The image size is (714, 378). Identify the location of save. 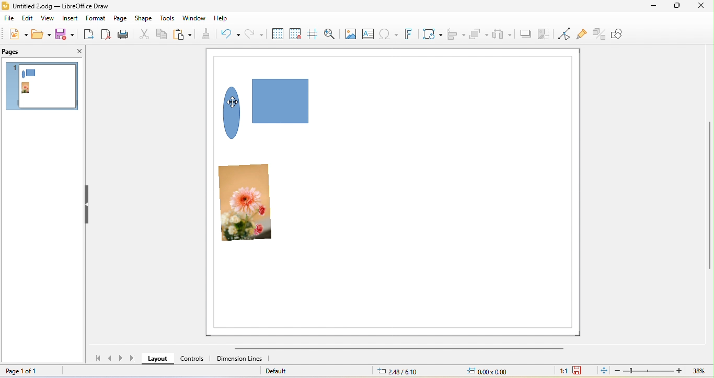
(65, 36).